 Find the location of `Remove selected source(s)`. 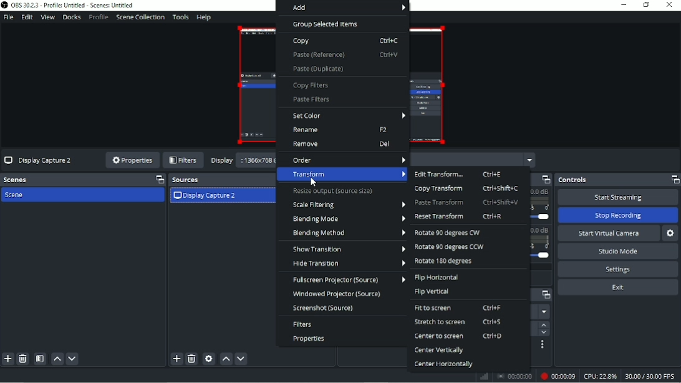

Remove selected source(s) is located at coordinates (191, 359).